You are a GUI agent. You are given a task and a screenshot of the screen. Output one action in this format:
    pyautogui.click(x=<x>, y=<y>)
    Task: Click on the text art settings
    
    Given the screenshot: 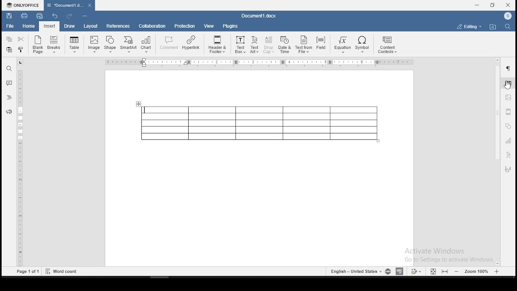 What is the action you would take?
    pyautogui.click(x=508, y=156)
    